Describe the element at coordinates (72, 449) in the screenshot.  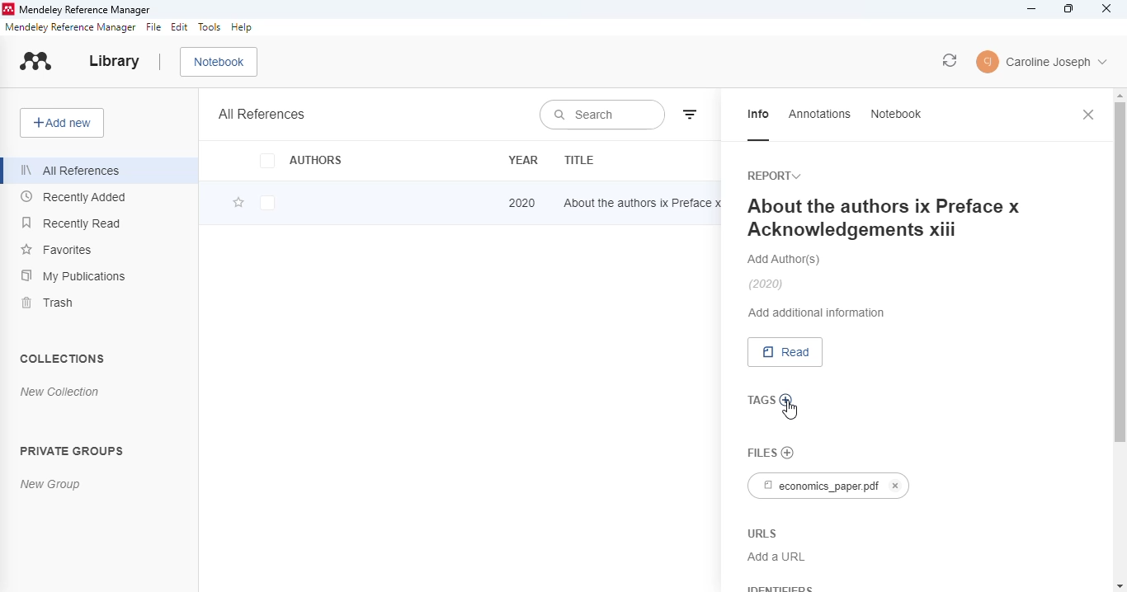
I see `private groups` at that location.